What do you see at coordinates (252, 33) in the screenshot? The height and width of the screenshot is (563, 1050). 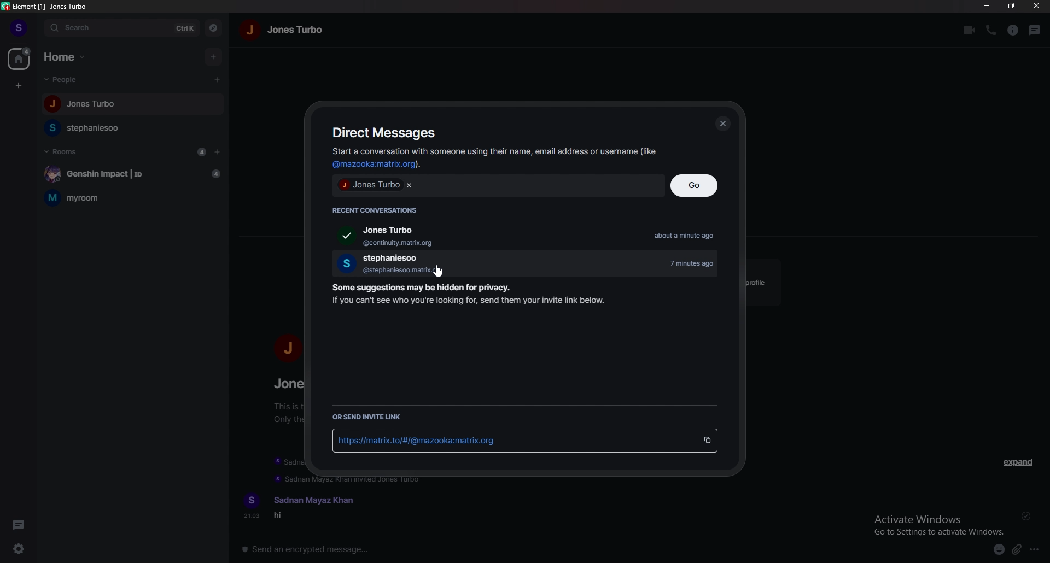 I see `j` at bounding box center [252, 33].